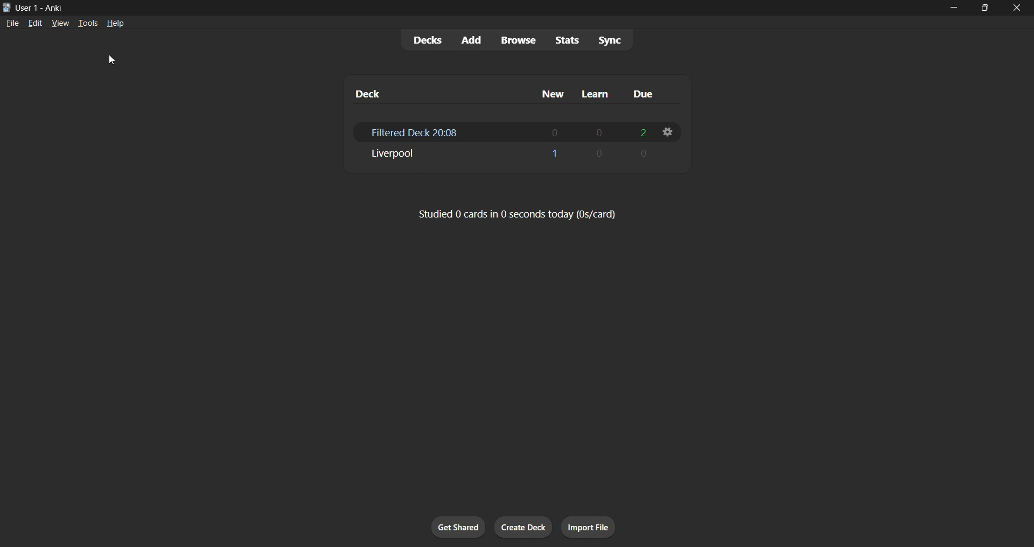 The width and height of the screenshot is (1034, 547). What do you see at coordinates (423, 40) in the screenshot?
I see `decks` at bounding box center [423, 40].